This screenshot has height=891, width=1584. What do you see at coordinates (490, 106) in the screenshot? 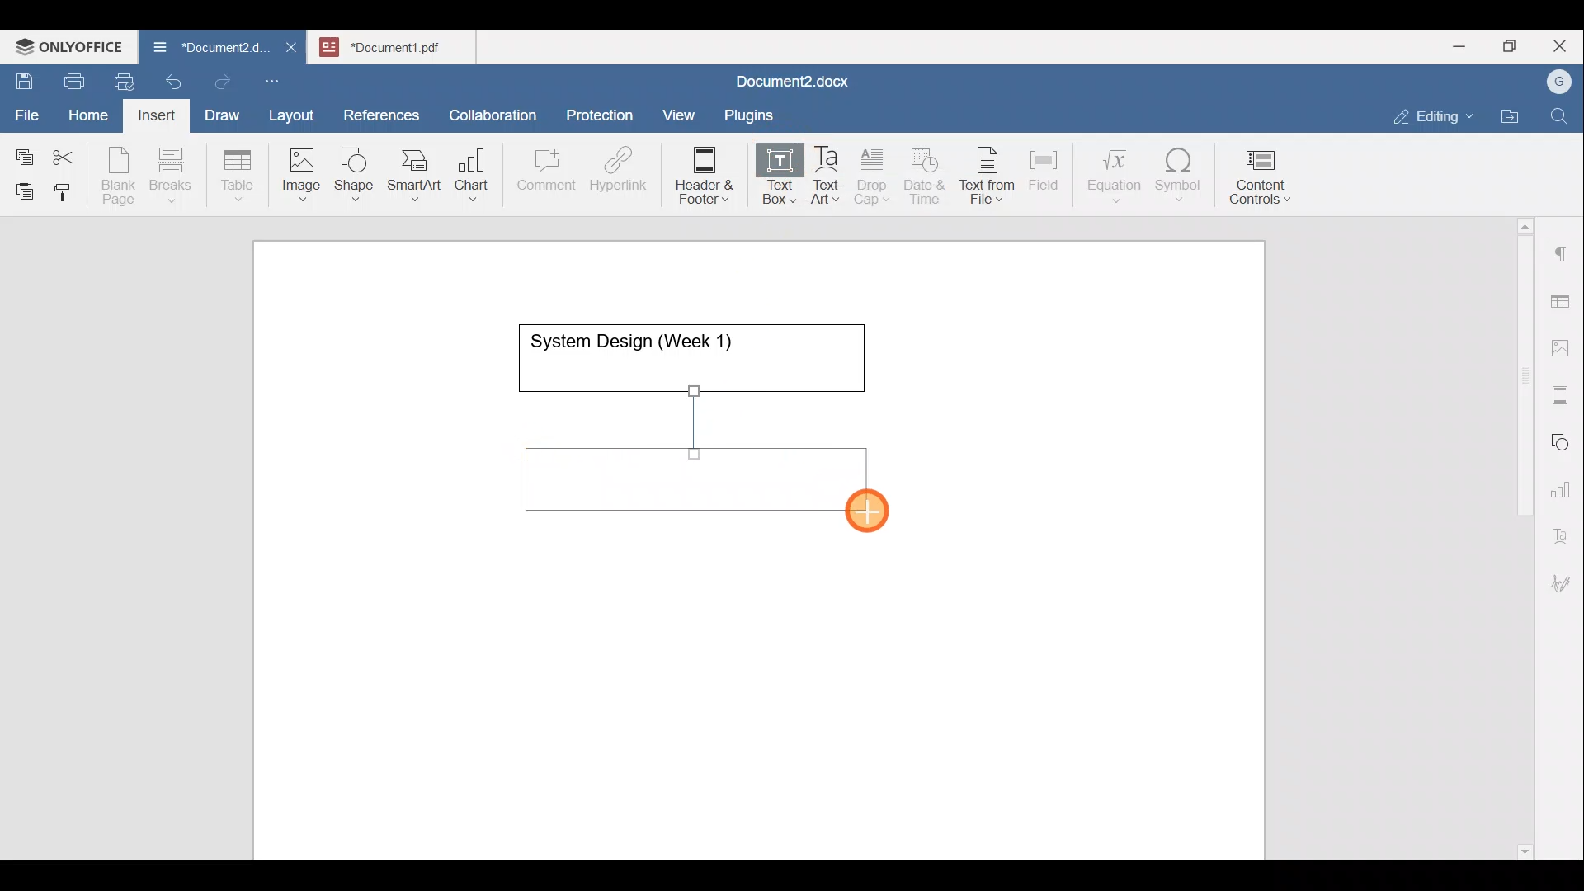
I see `Collaboration` at bounding box center [490, 106].